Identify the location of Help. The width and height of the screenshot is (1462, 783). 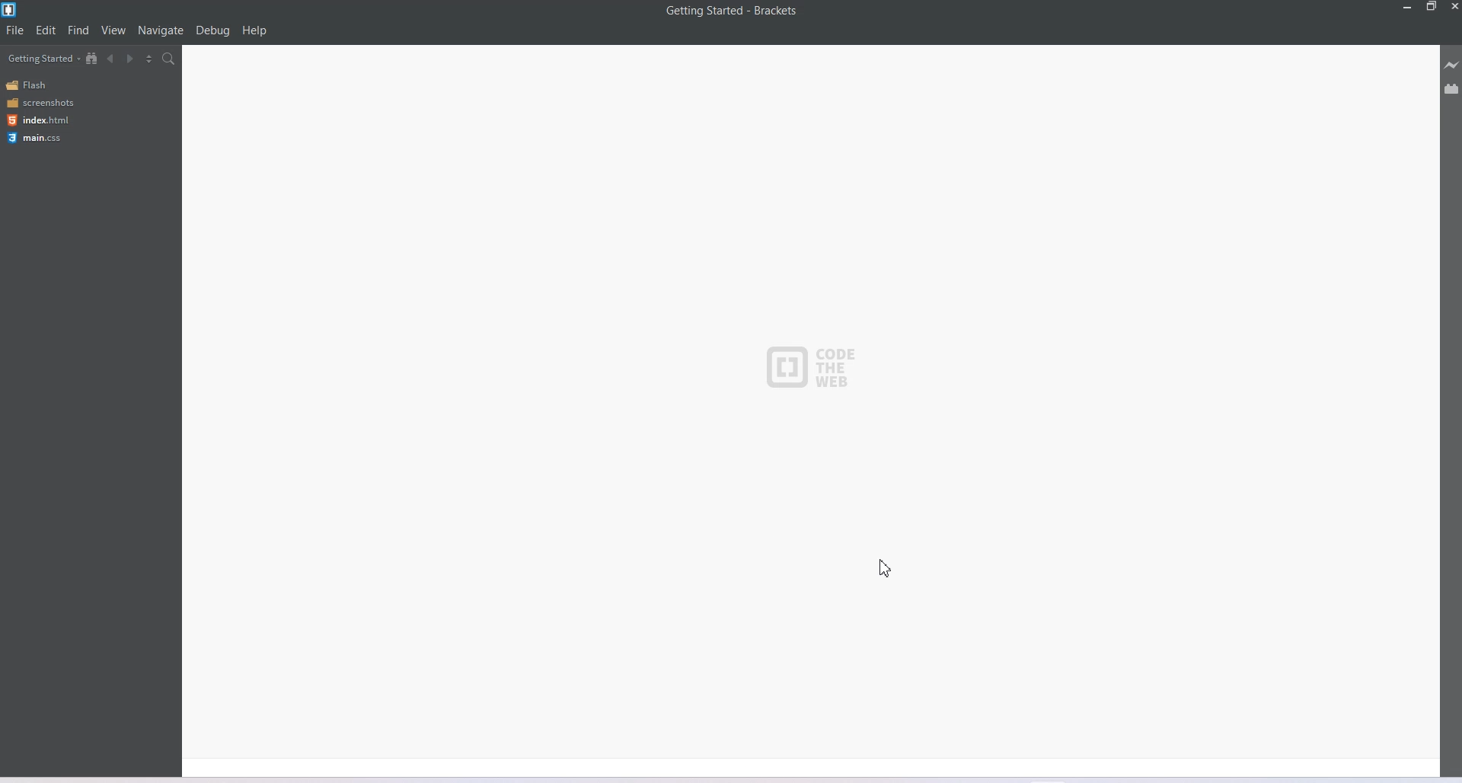
(254, 30).